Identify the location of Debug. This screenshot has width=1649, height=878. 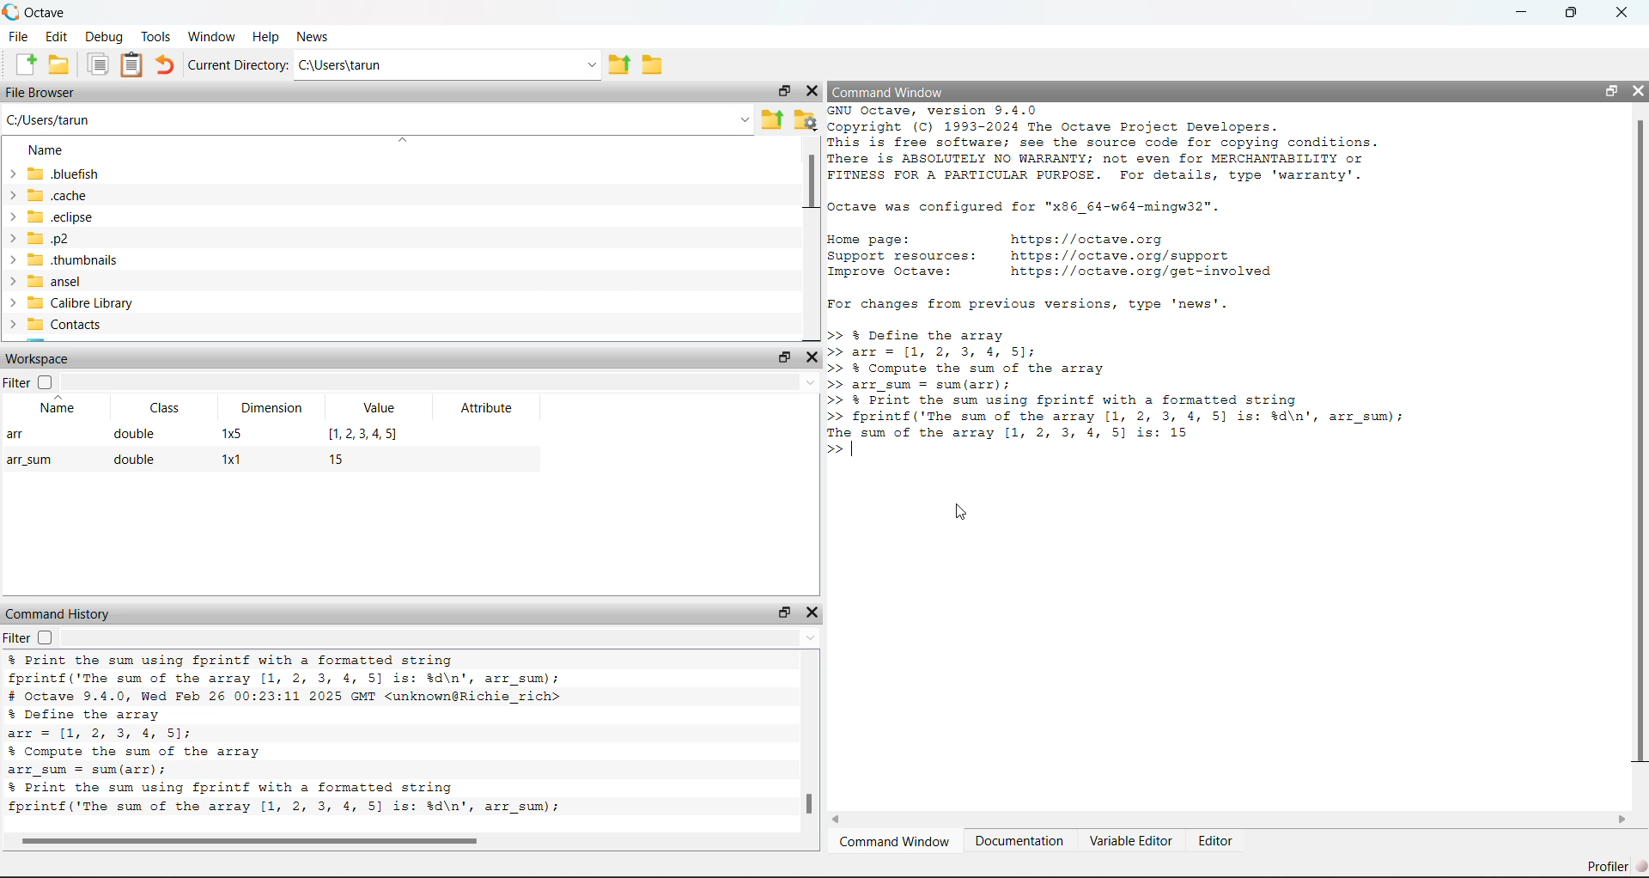
(105, 37).